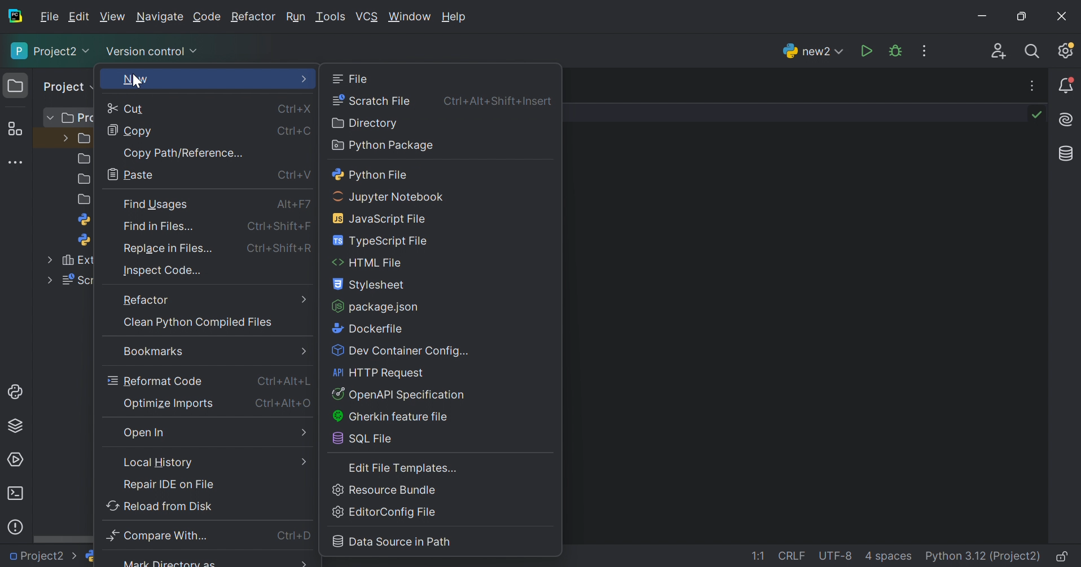 The width and height of the screenshot is (1081, 567). Describe the element at coordinates (306, 433) in the screenshot. I see `More` at that location.